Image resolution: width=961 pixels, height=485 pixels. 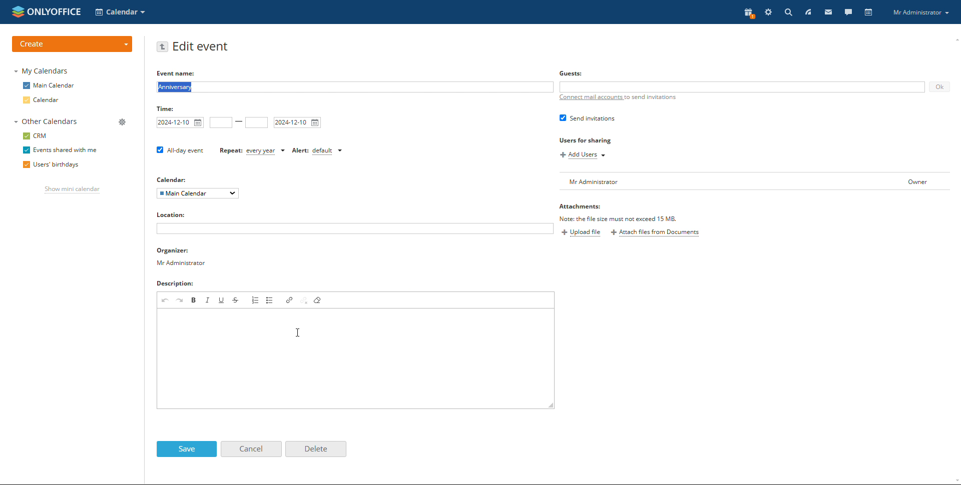 What do you see at coordinates (297, 122) in the screenshot?
I see `end date` at bounding box center [297, 122].